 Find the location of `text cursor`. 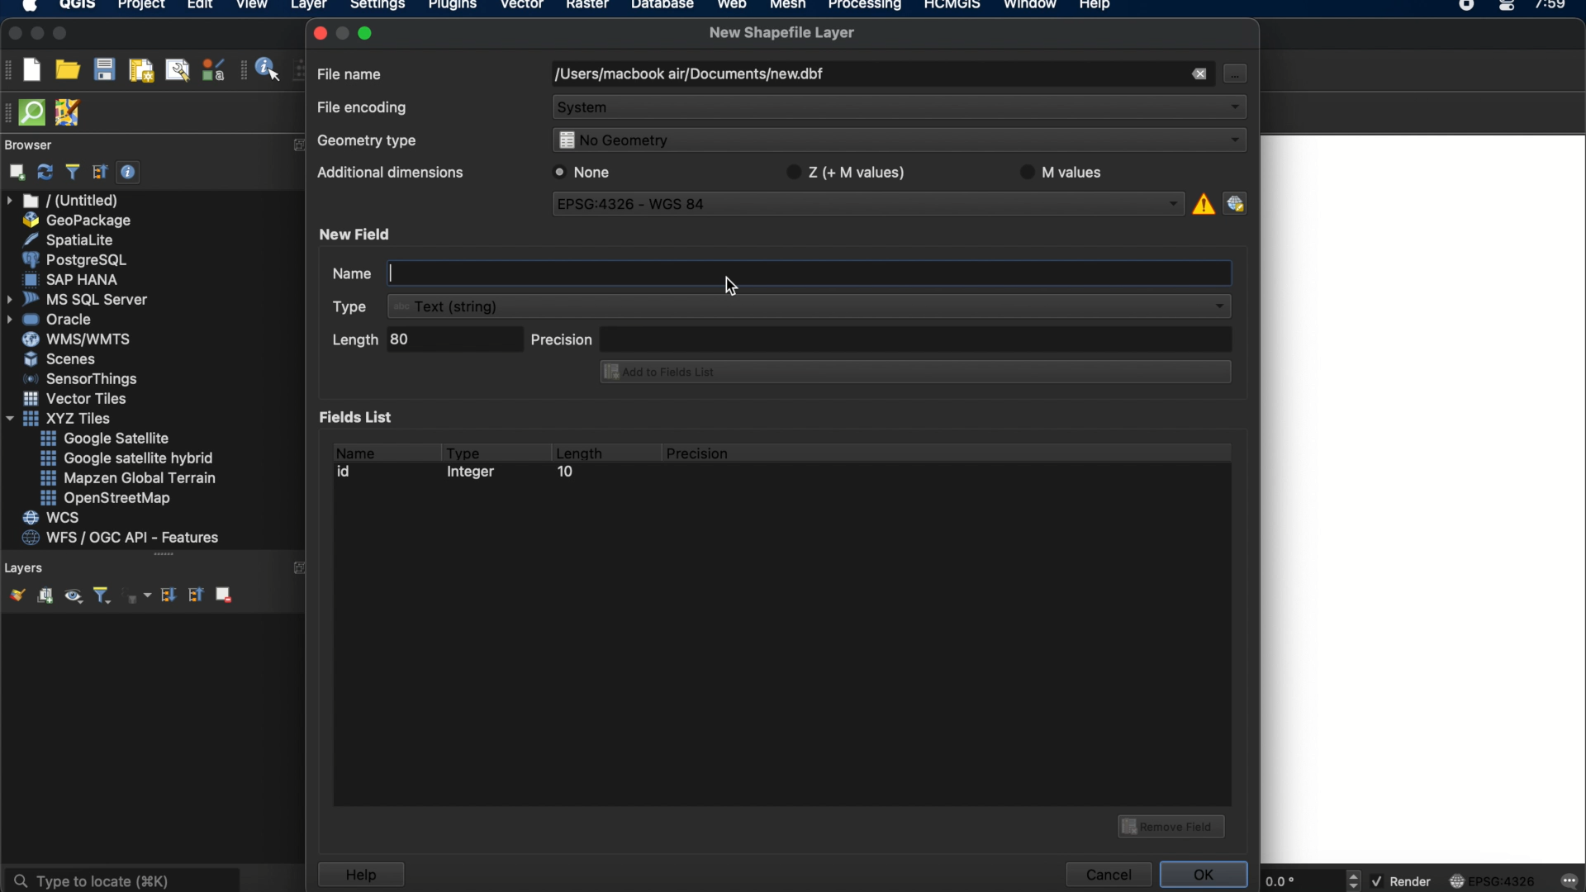

text cursor is located at coordinates (391, 273).